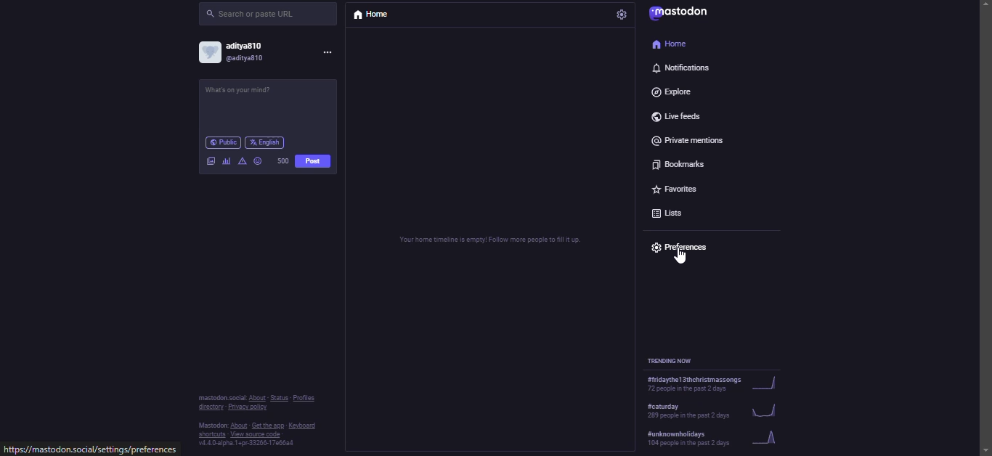 The image size is (992, 456). What do you see at coordinates (686, 246) in the screenshot?
I see `preferences` at bounding box center [686, 246].